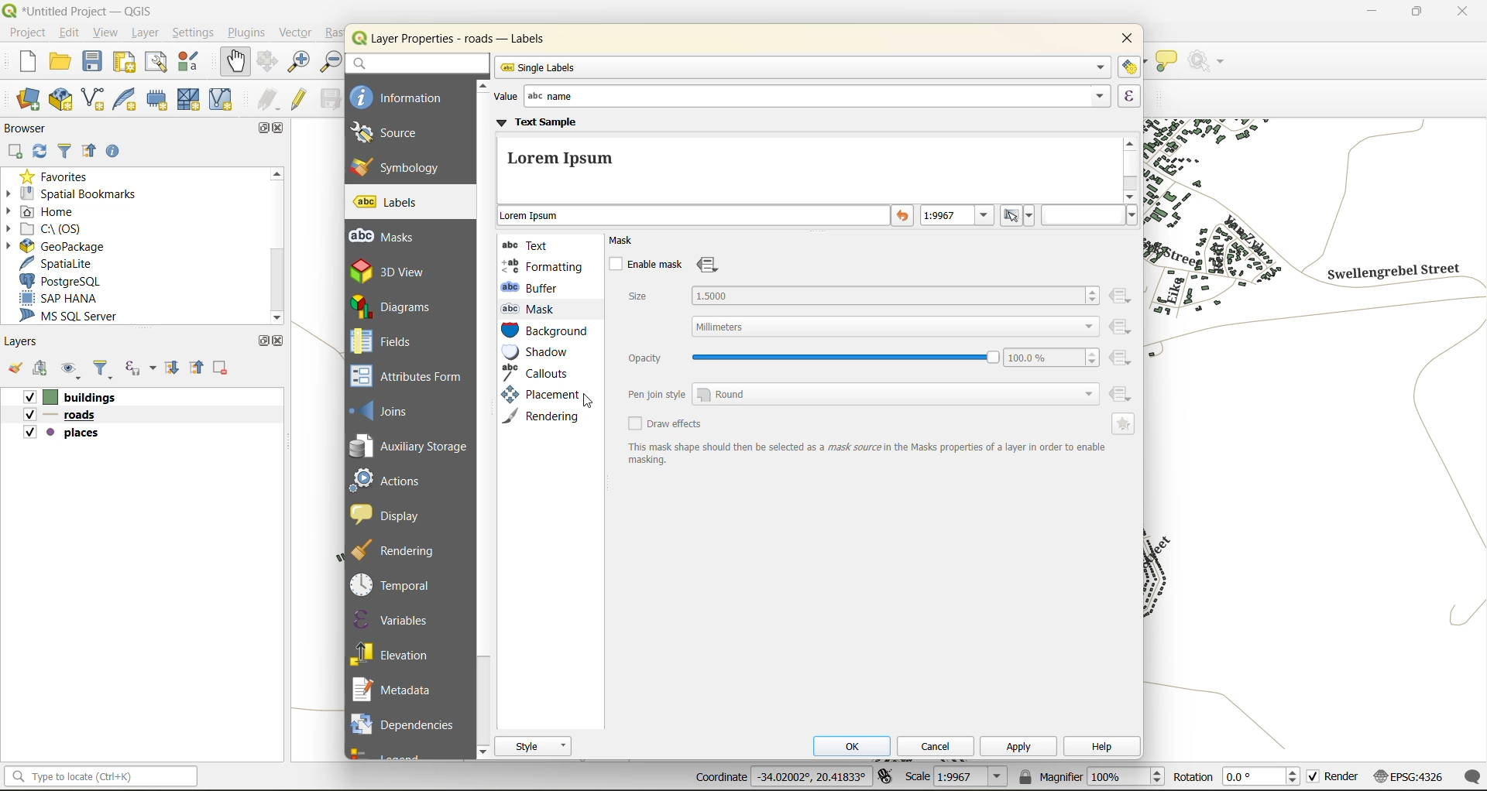 This screenshot has width=1487, height=791. Describe the element at coordinates (862, 393) in the screenshot. I see `pen join style` at that location.